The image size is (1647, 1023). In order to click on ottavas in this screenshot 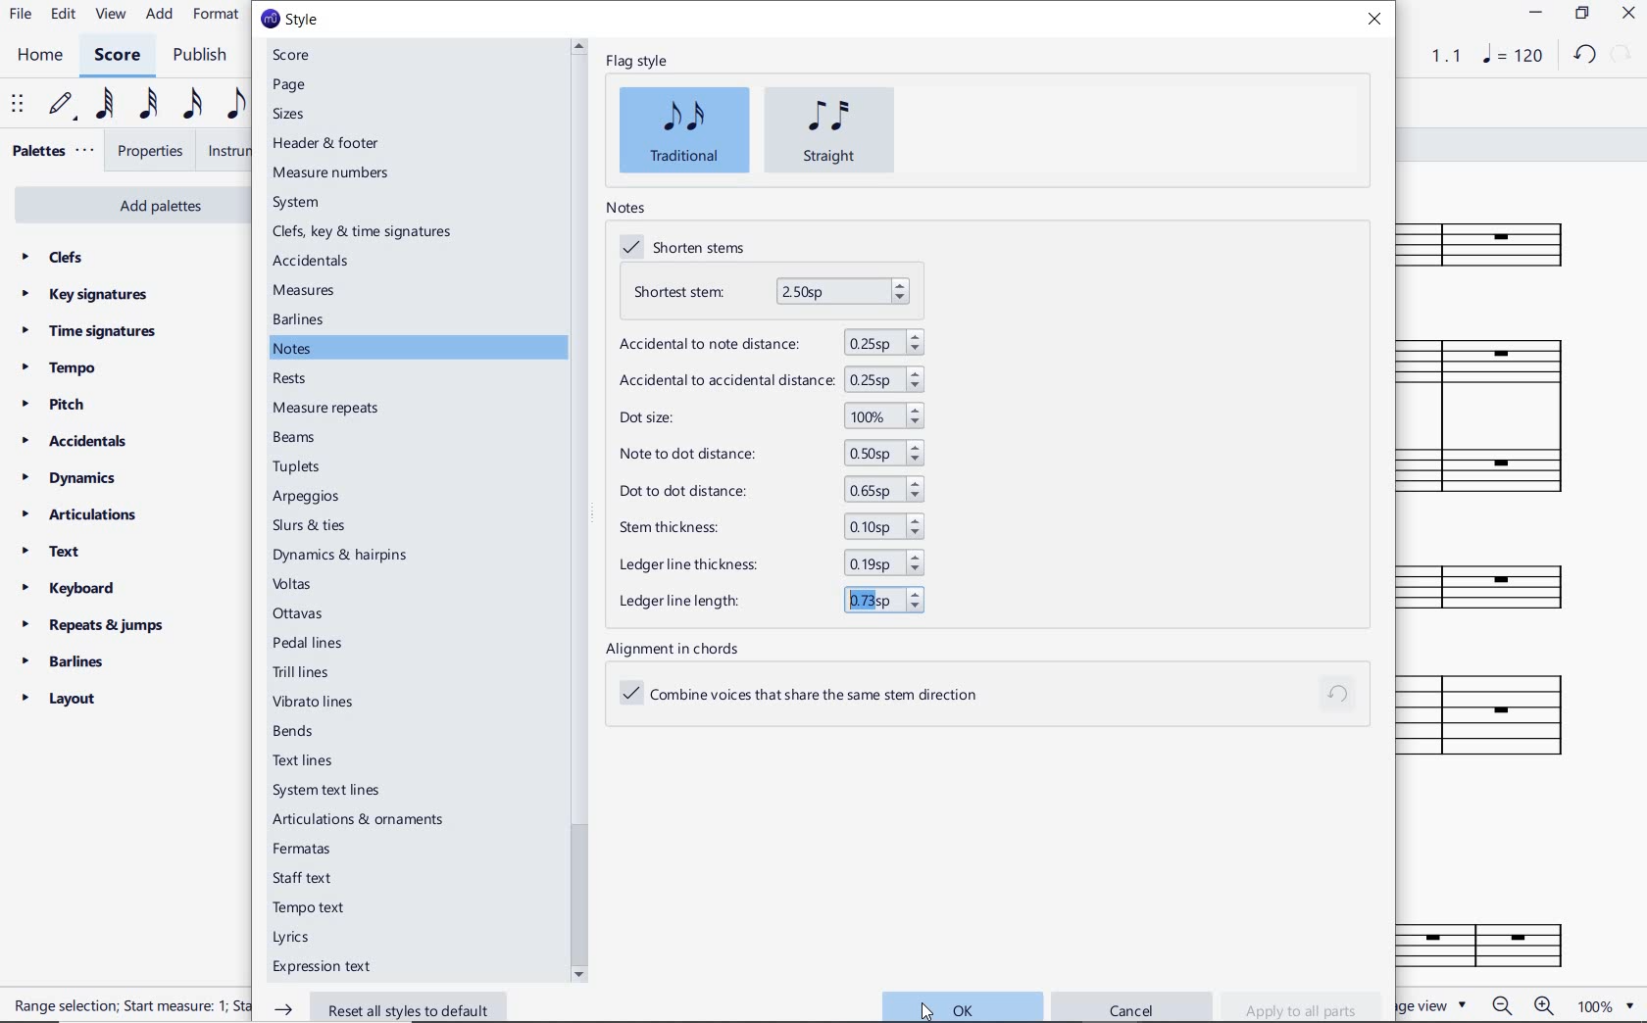, I will do `click(305, 613)`.